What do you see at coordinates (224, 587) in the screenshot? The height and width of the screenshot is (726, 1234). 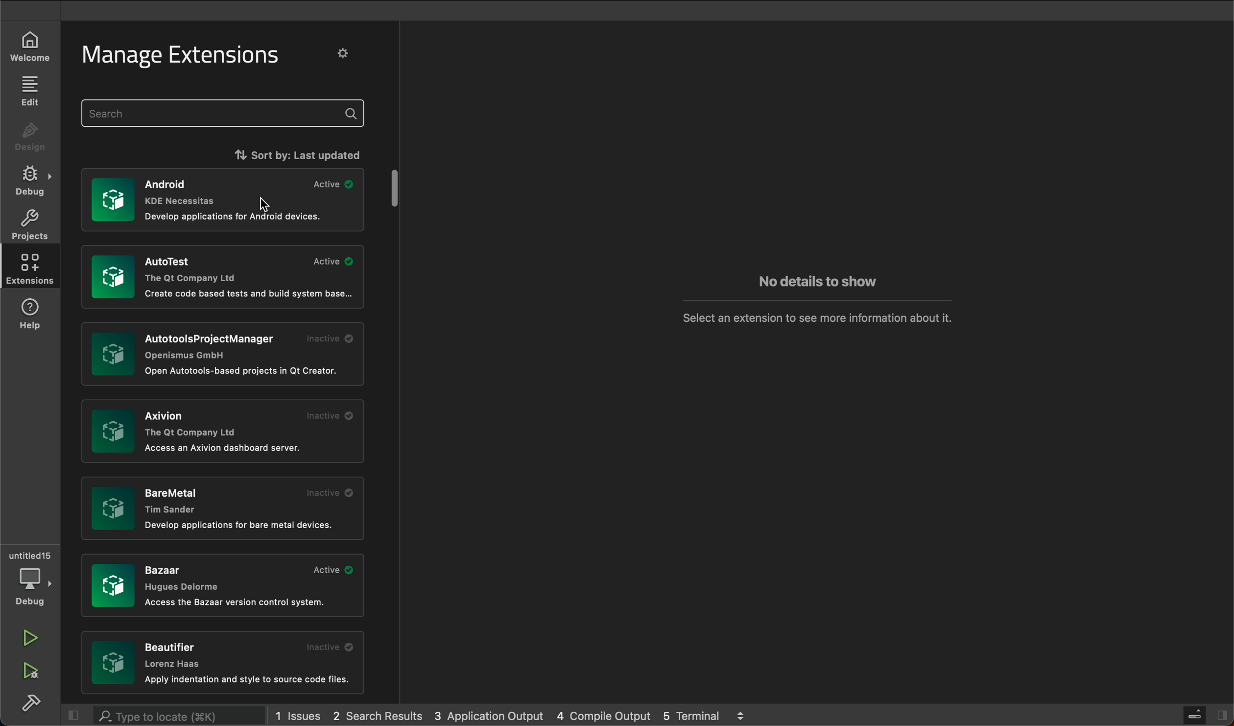 I see `extensions list` at bounding box center [224, 587].